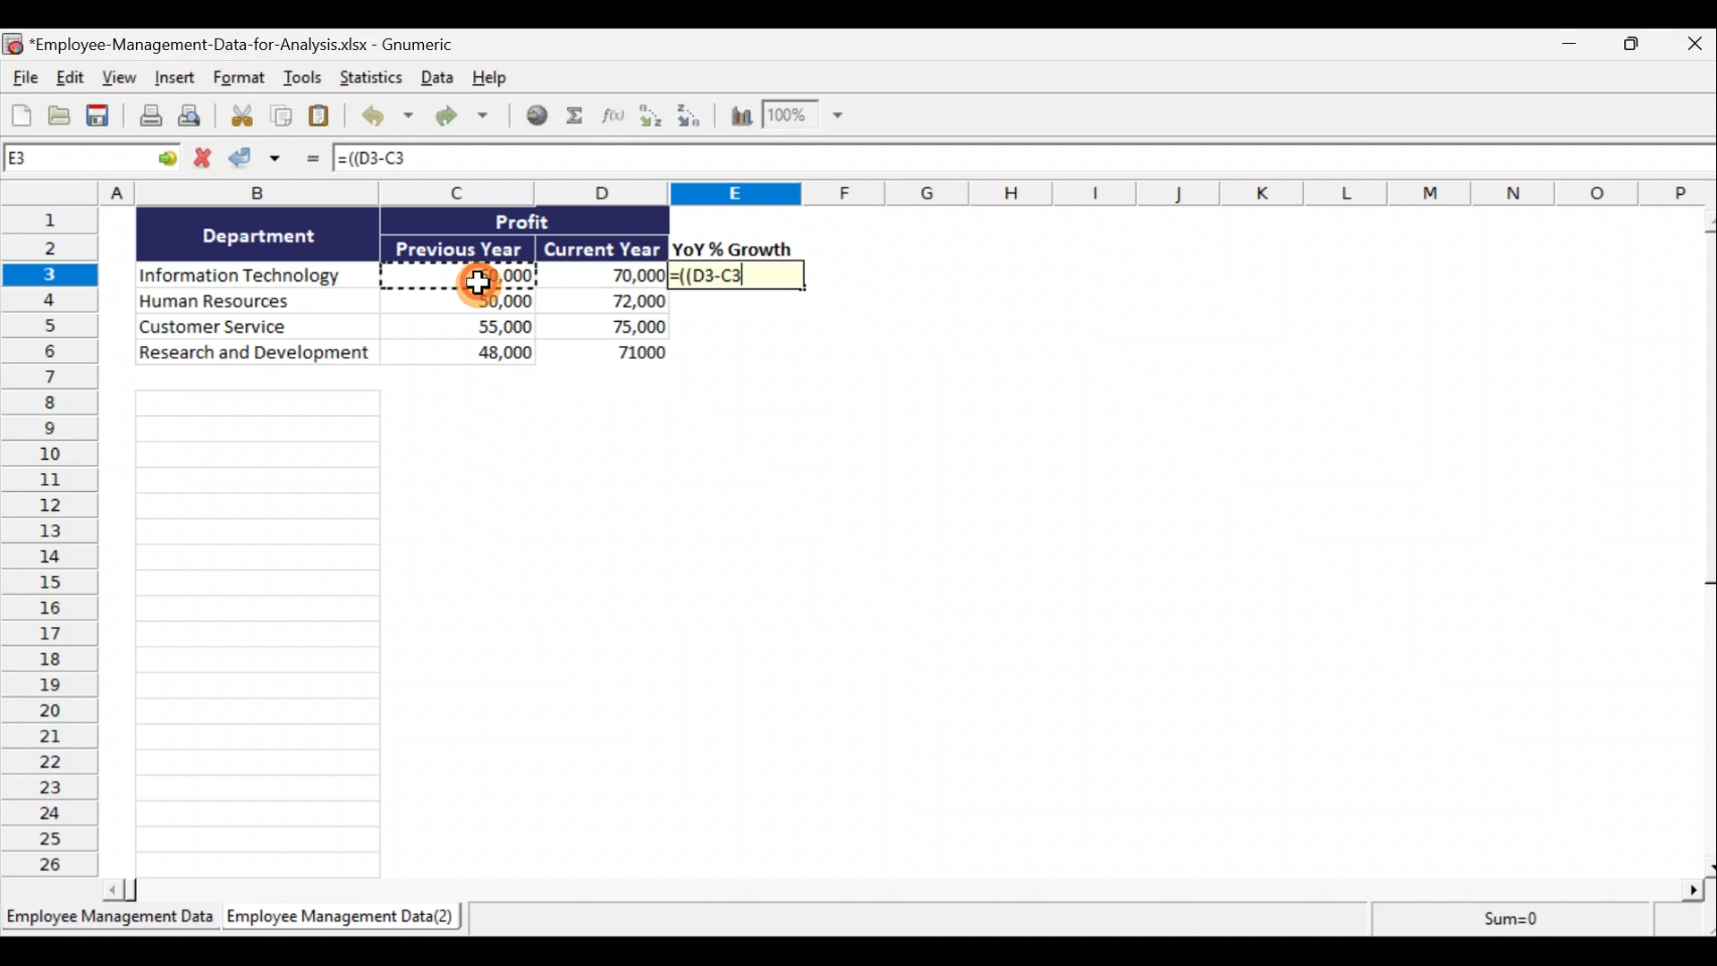 The height and width of the screenshot is (966, 1717). Describe the element at coordinates (376, 158) in the screenshot. I see `=((D3-` at that location.